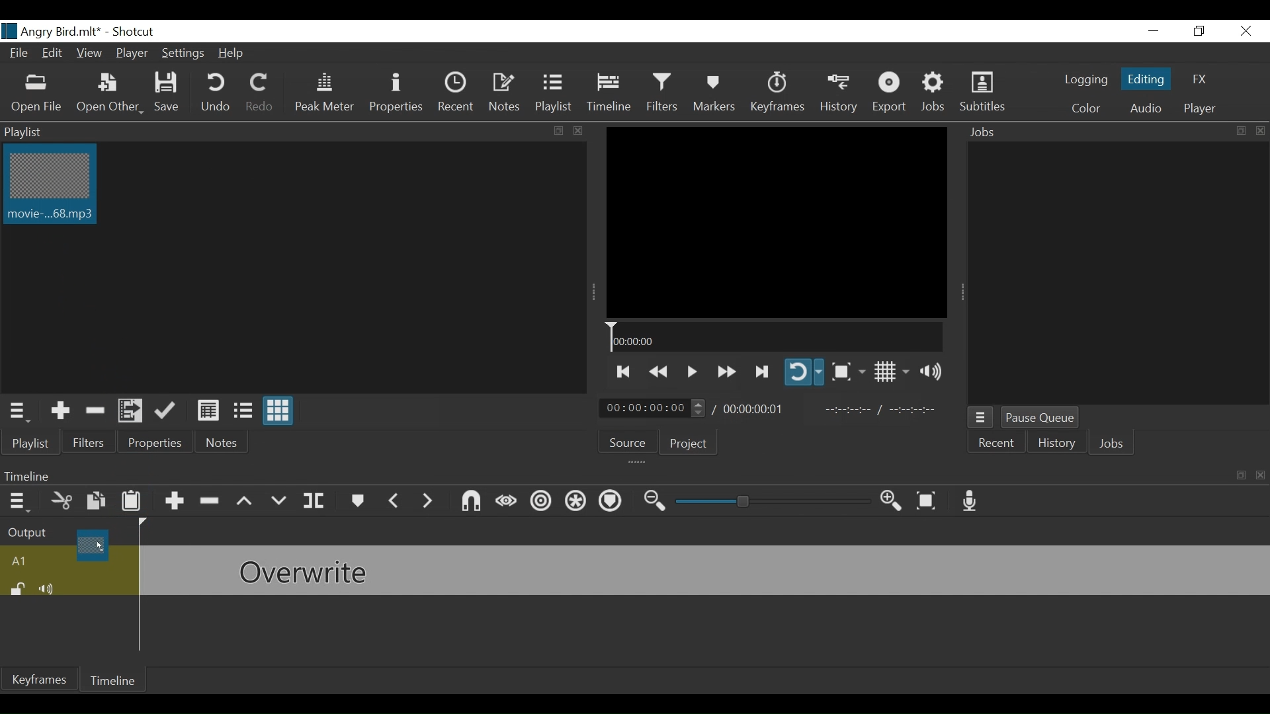 This screenshot has width=1270, height=714. Describe the element at coordinates (94, 549) in the screenshot. I see `Clip` at that location.